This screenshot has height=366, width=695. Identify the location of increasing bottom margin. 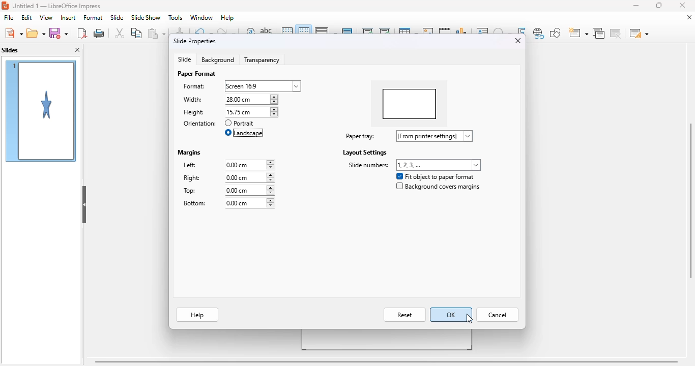
(269, 200).